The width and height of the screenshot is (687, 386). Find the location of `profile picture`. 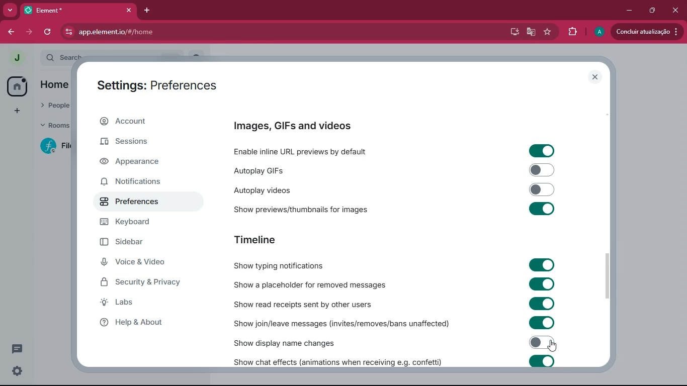

profile picture is located at coordinates (16, 58).